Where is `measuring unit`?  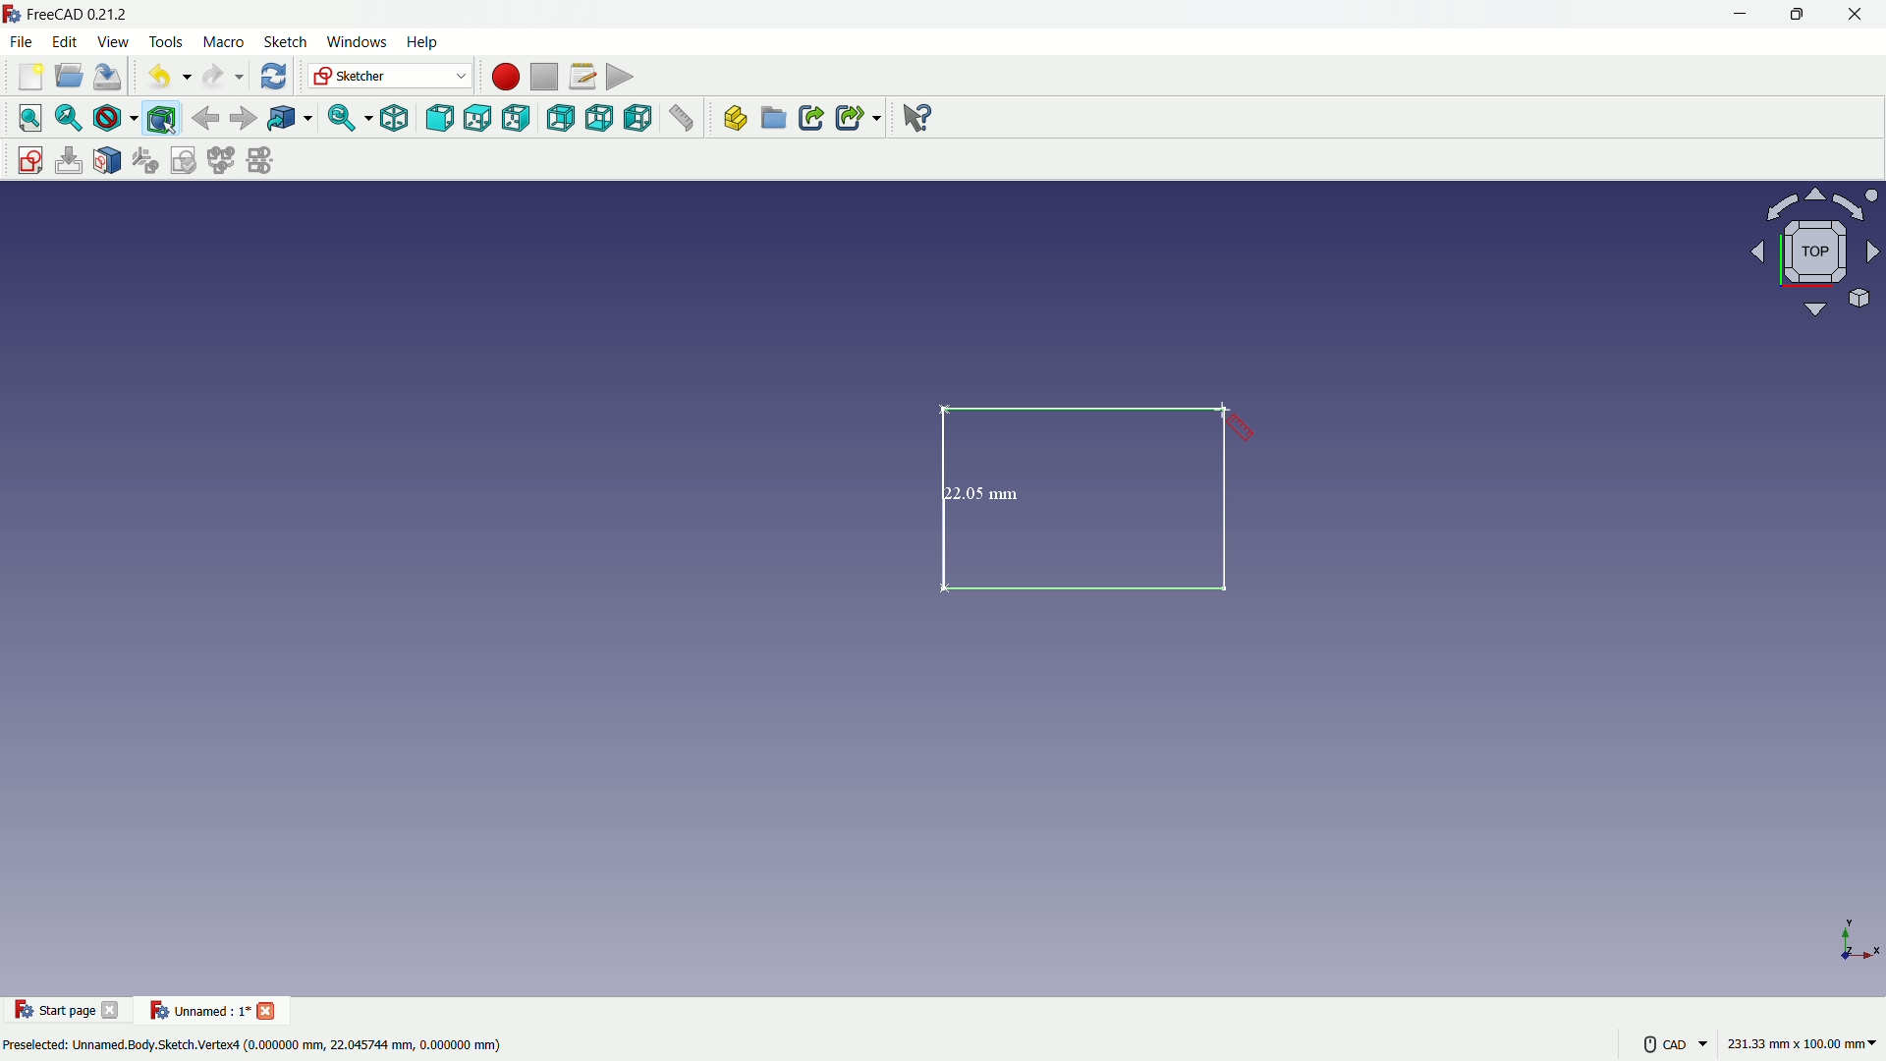
measuring unit is located at coordinates (1798, 1046).